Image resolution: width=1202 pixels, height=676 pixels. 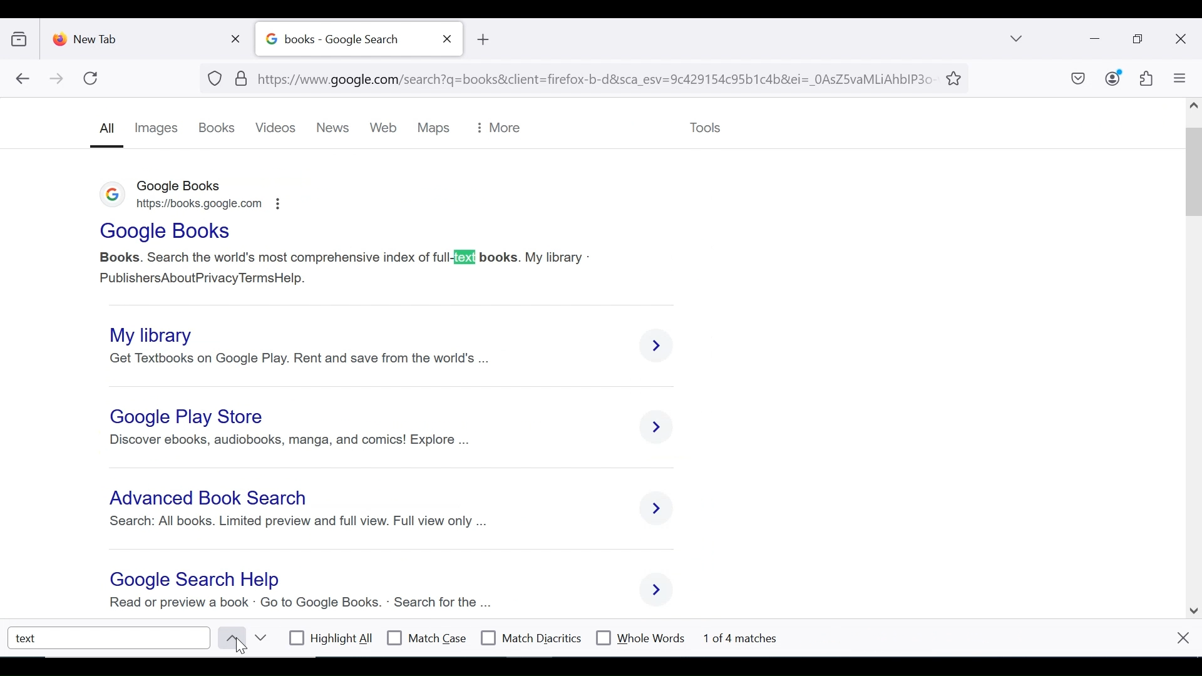 I want to click on get the textbooks on Google Play. Rent and save from the world's finest, so click(x=307, y=358).